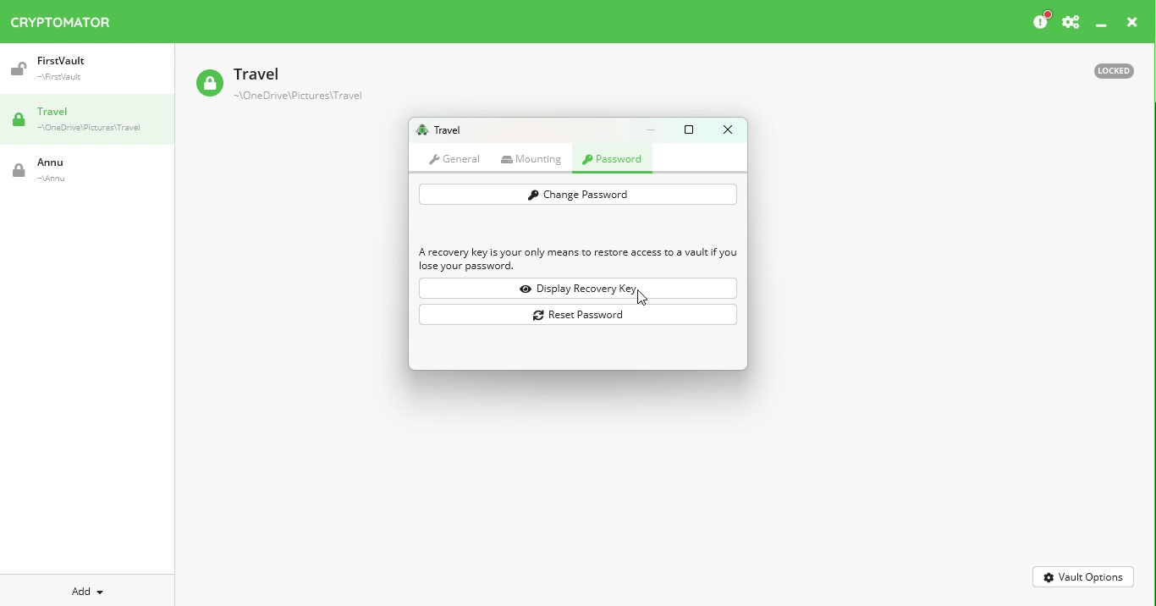 Image resolution: width=1156 pixels, height=606 pixels. Describe the element at coordinates (579, 260) in the screenshot. I see `Recovery key information` at that location.